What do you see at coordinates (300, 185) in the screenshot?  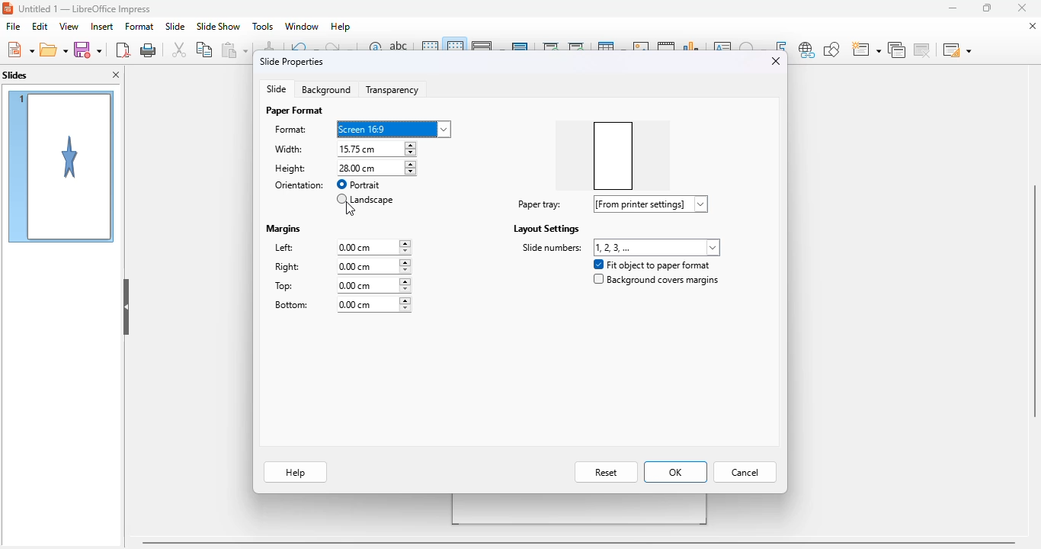 I see `orientation:` at bounding box center [300, 185].